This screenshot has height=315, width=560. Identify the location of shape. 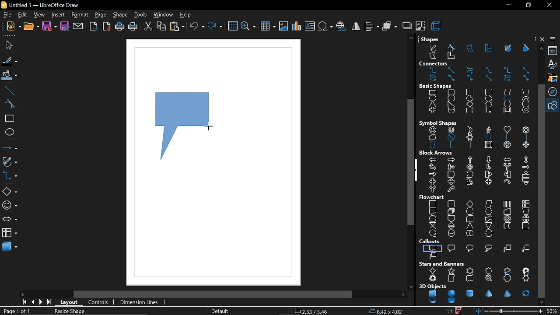
(121, 15).